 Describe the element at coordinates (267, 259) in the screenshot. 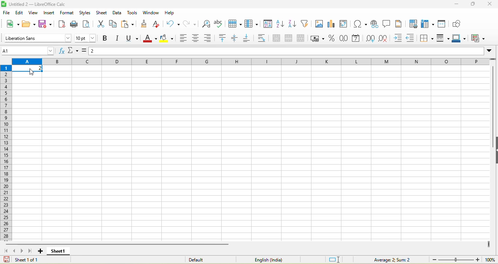

I see `text language` at that location.